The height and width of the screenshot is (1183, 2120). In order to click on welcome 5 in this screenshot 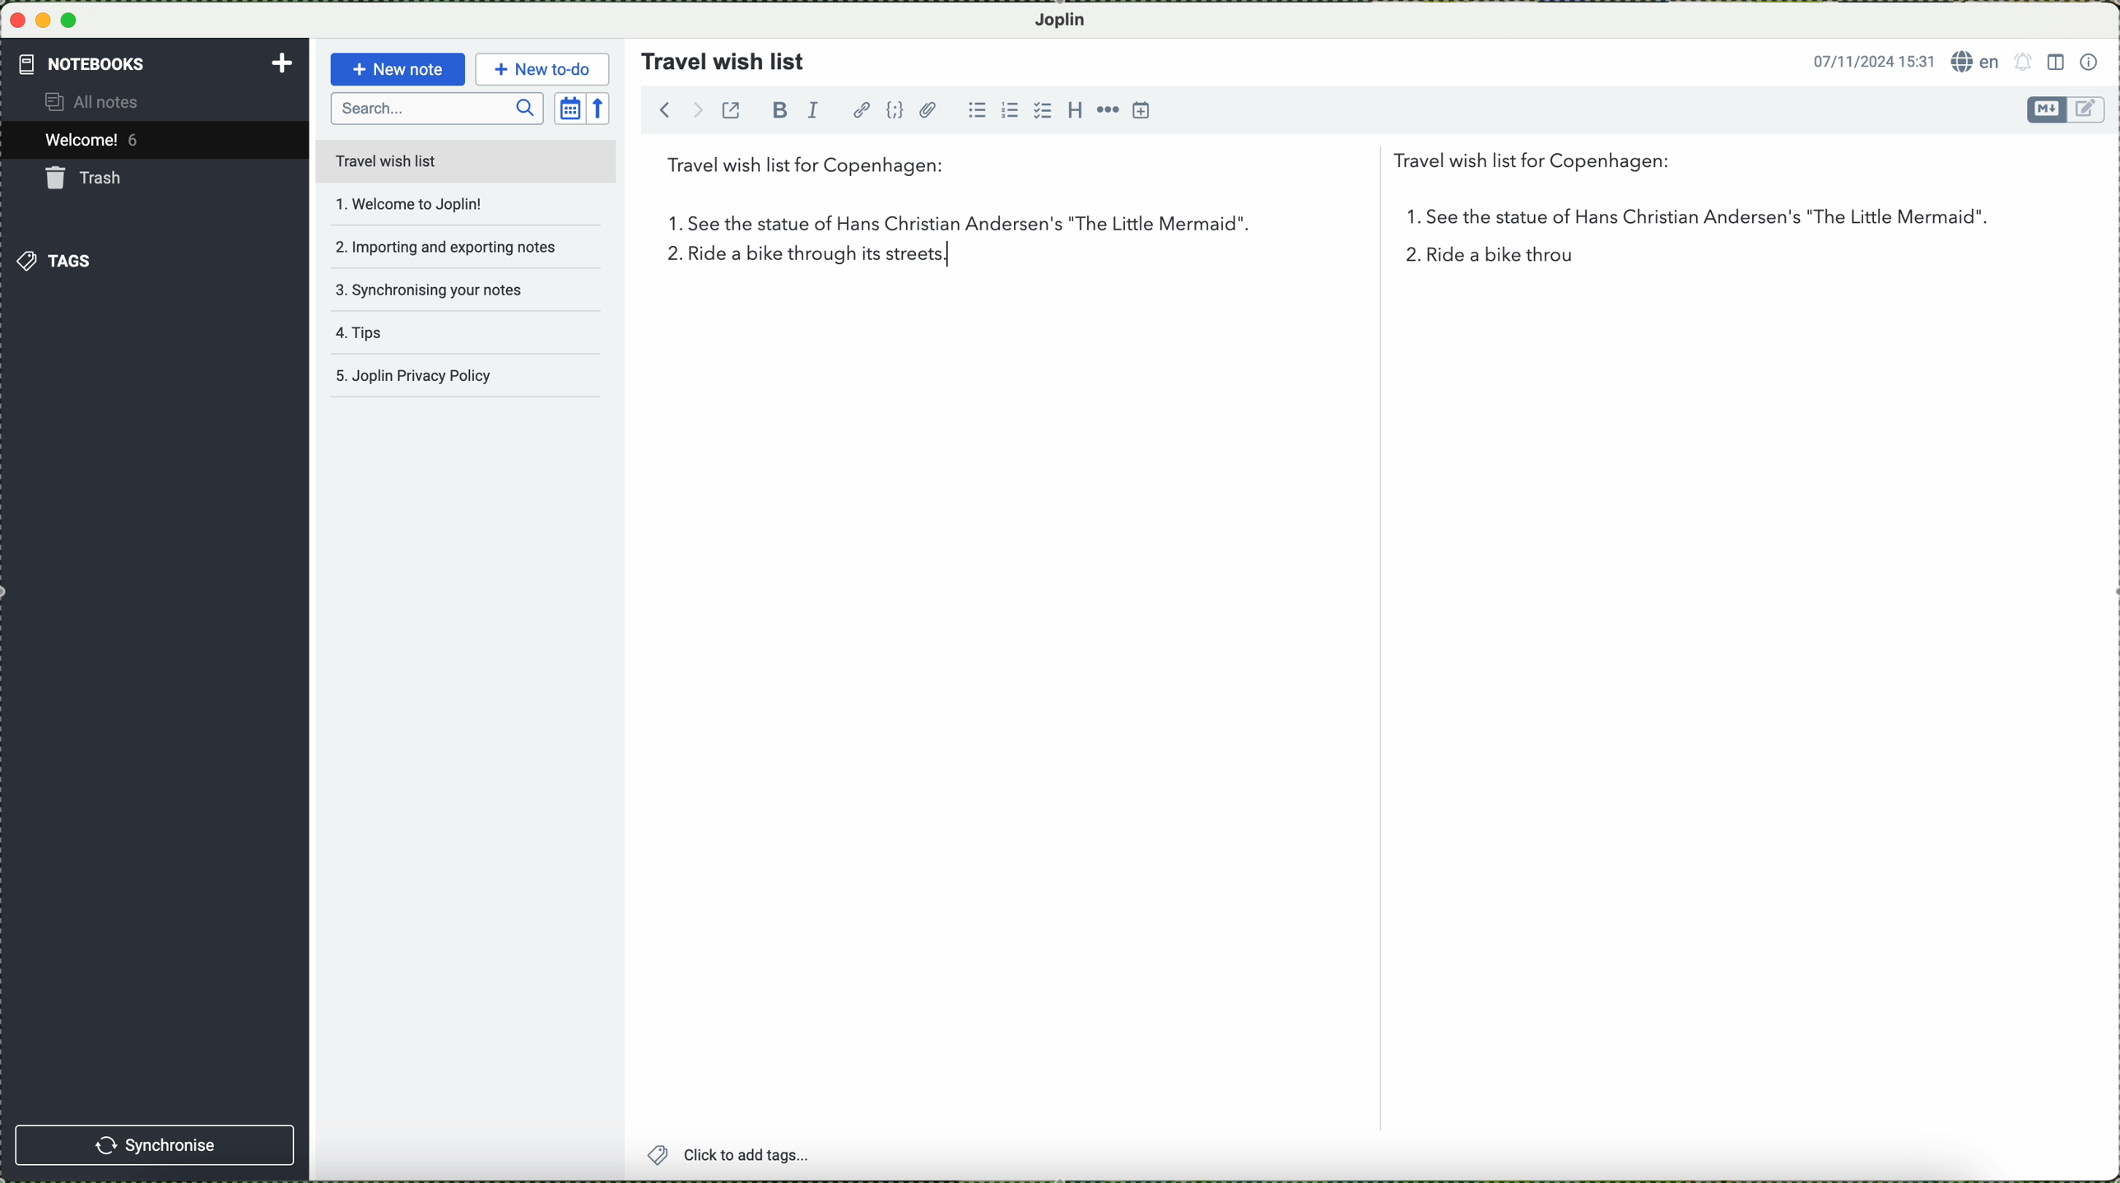, I will do `click(96, 142)`.